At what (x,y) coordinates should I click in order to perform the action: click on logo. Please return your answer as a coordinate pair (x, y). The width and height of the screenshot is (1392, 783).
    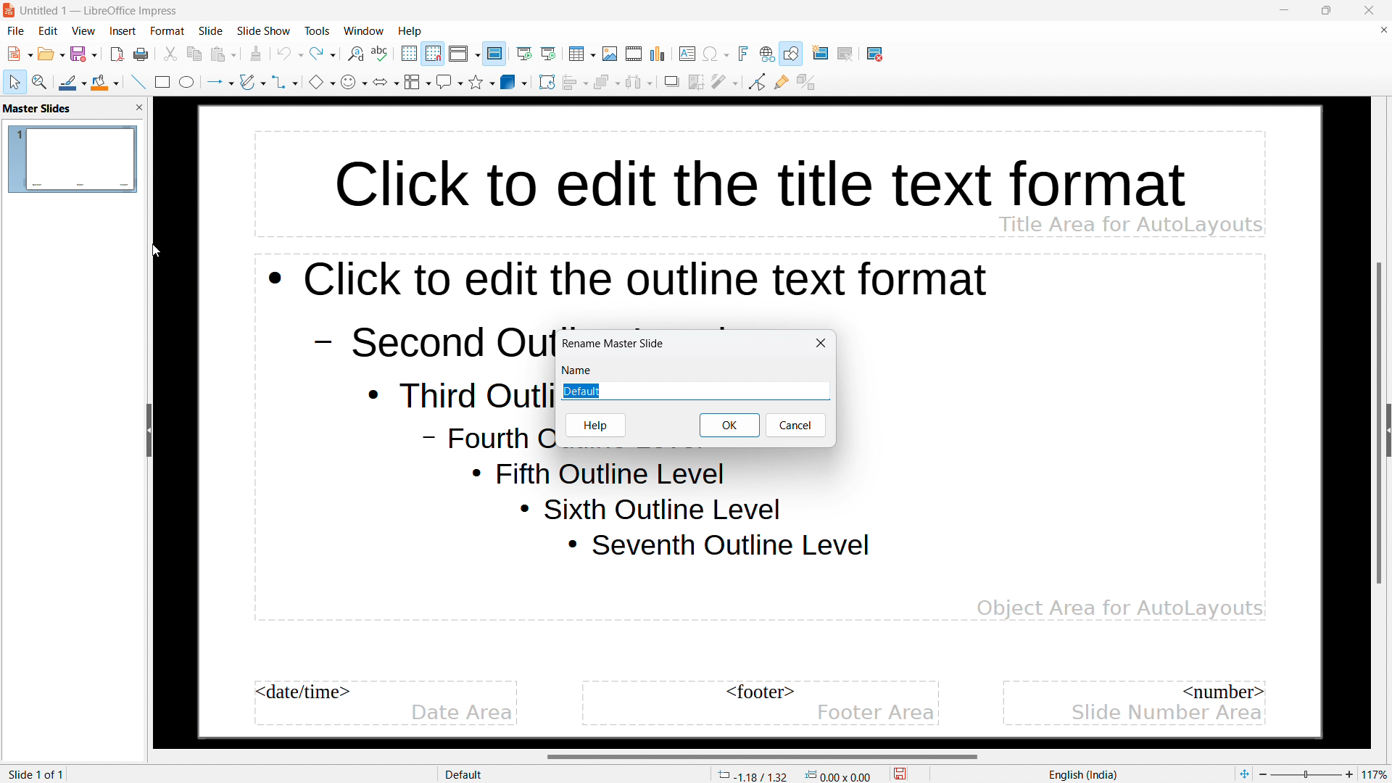
    Looking at the image, I should click on (9, 11).